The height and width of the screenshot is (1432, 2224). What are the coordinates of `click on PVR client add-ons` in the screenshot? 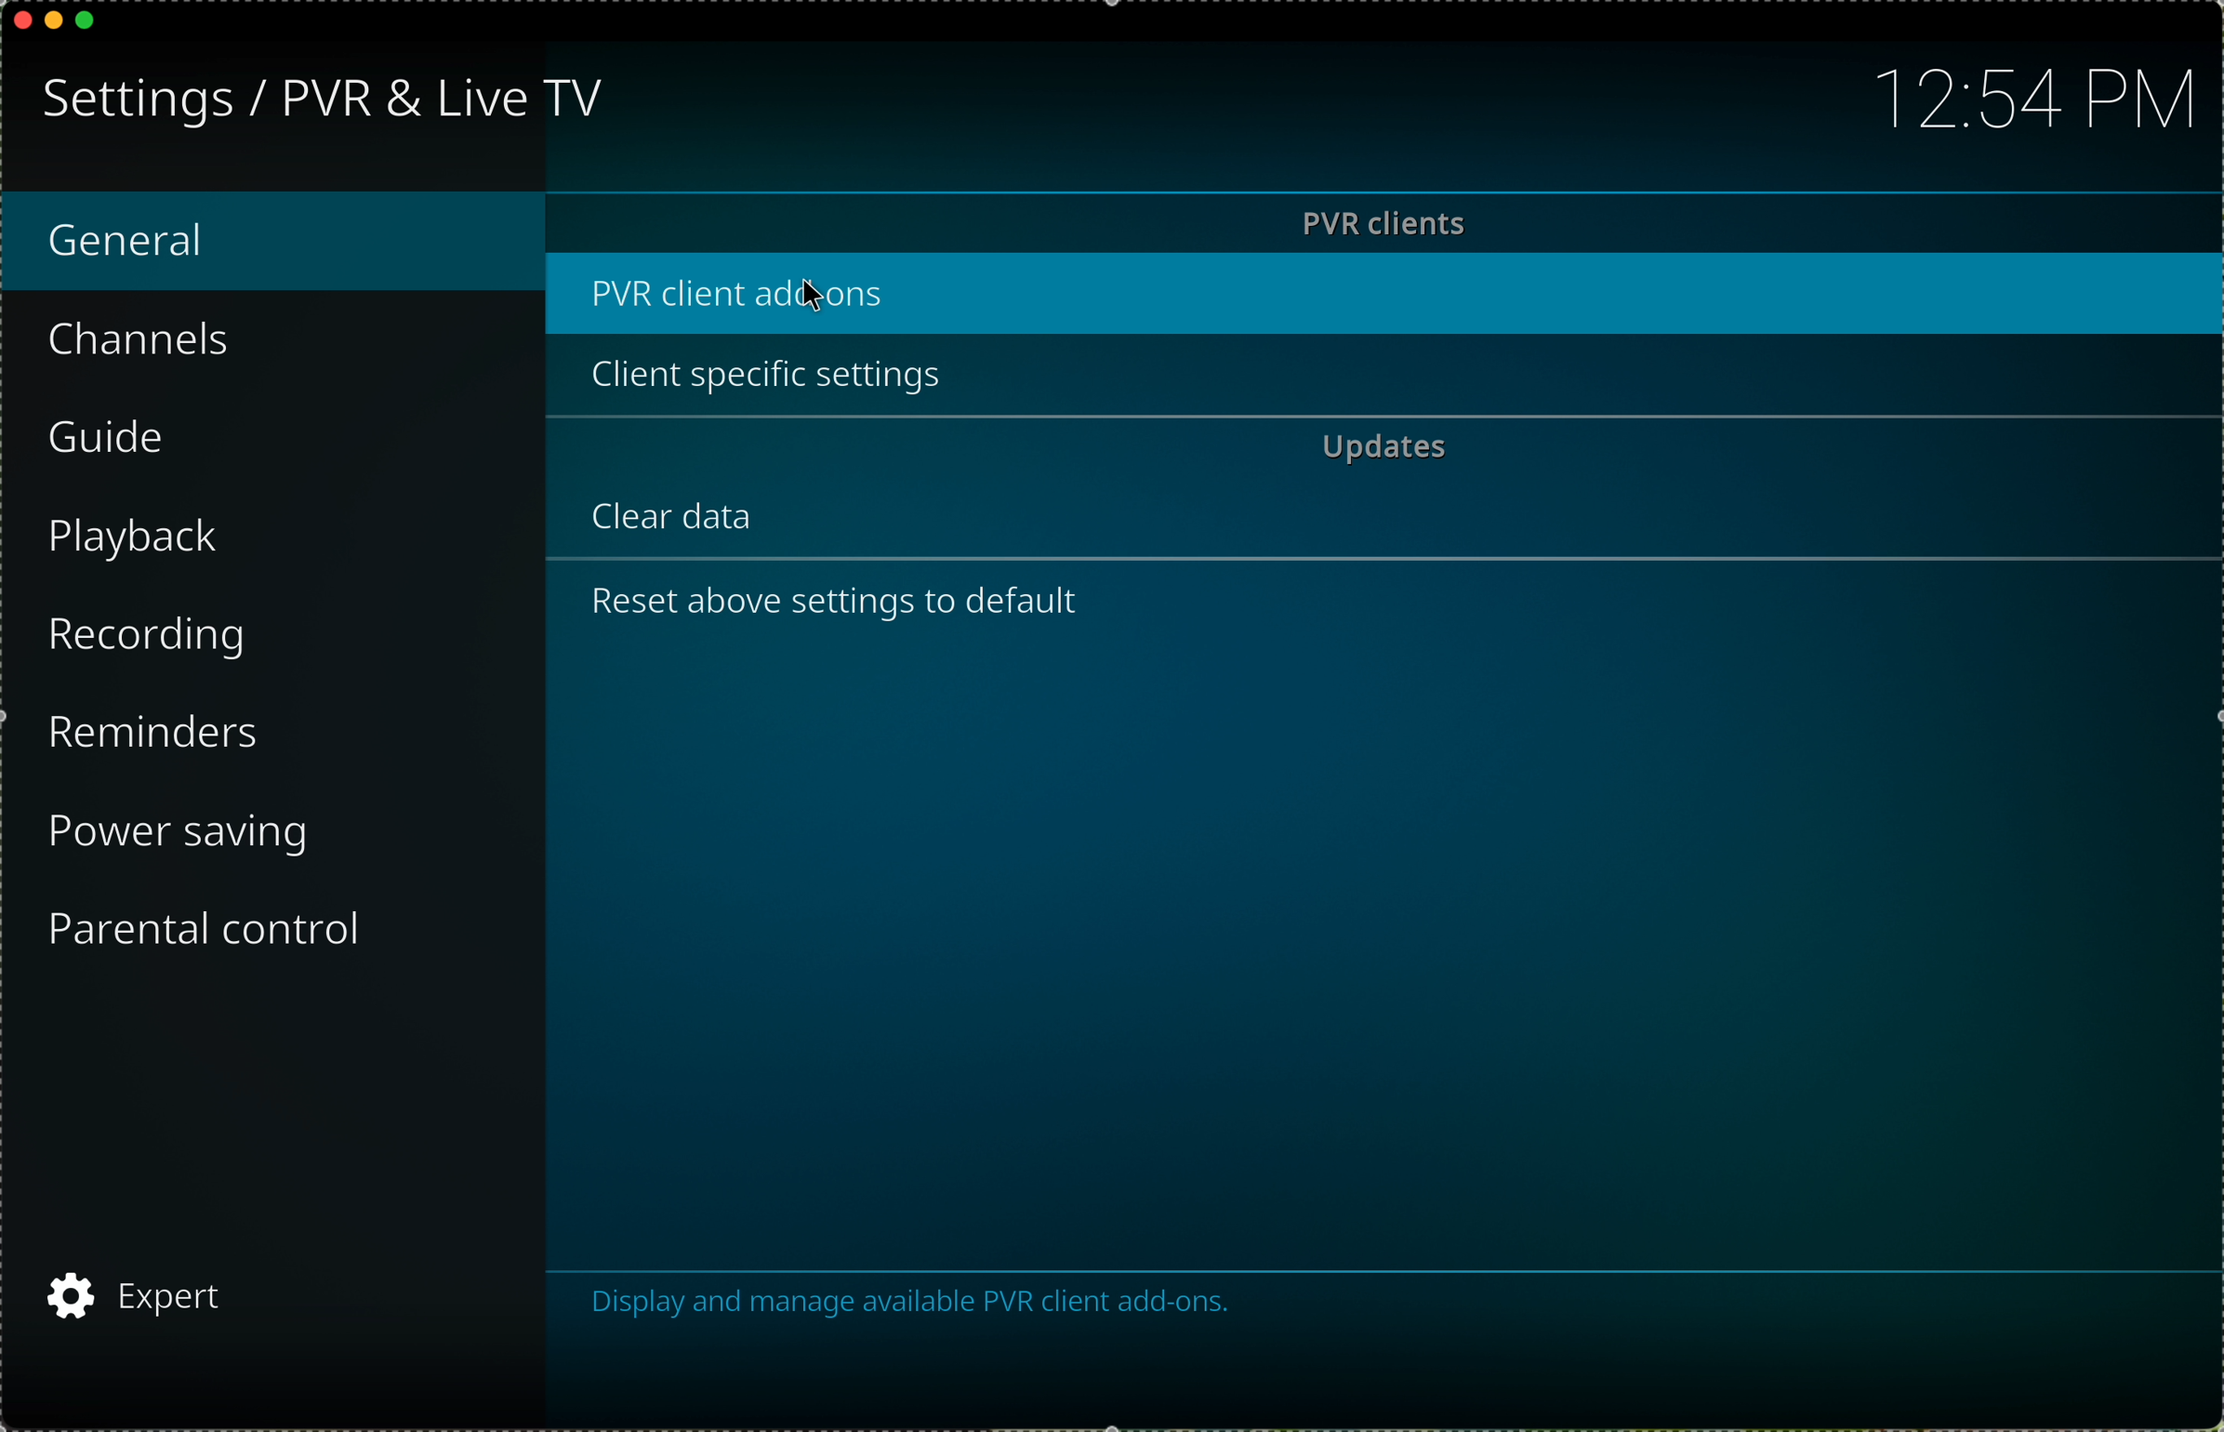 It's located at (742, 292).